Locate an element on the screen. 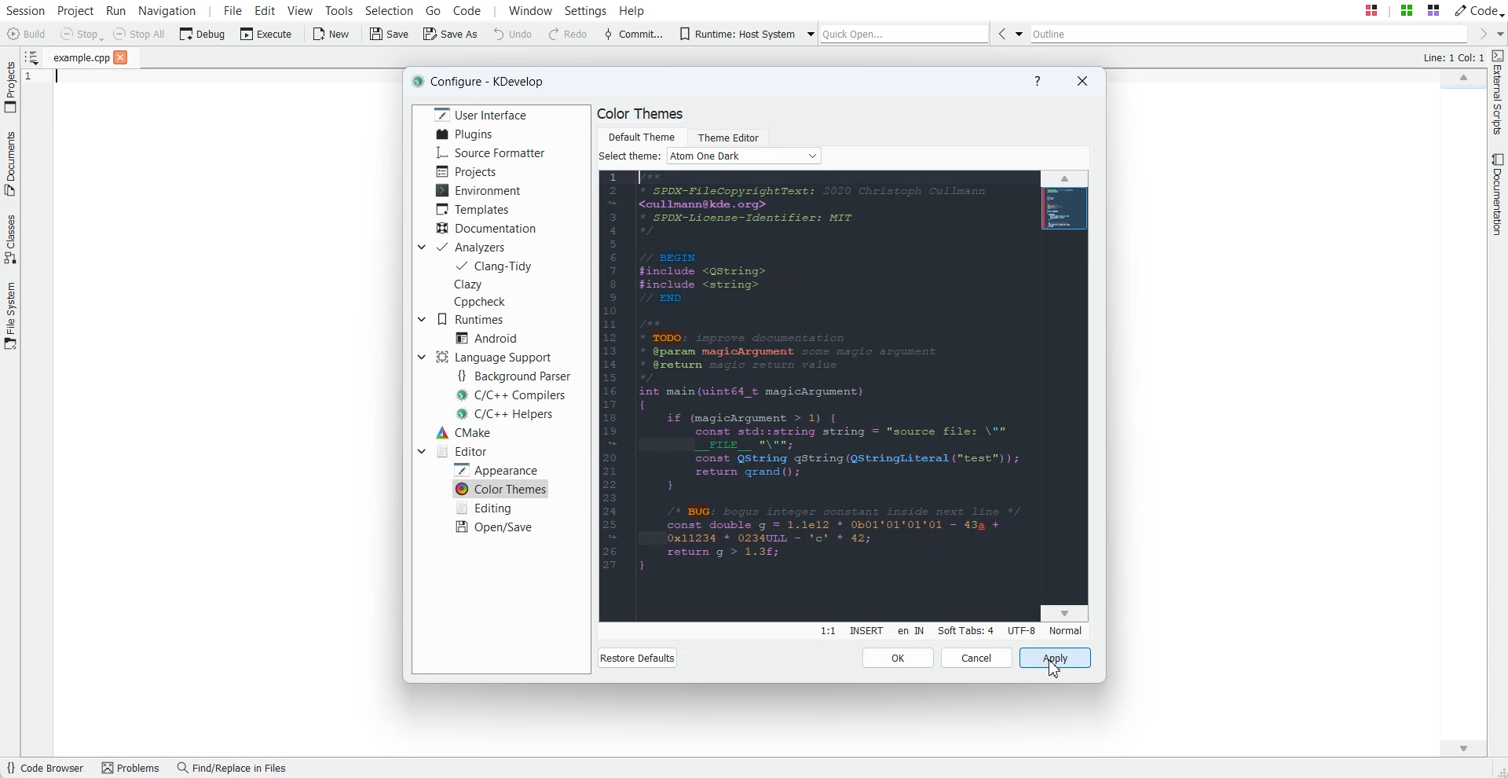 This screenshot has height=778, width=1508. Drop down box is located at coordinates (1499, 34).